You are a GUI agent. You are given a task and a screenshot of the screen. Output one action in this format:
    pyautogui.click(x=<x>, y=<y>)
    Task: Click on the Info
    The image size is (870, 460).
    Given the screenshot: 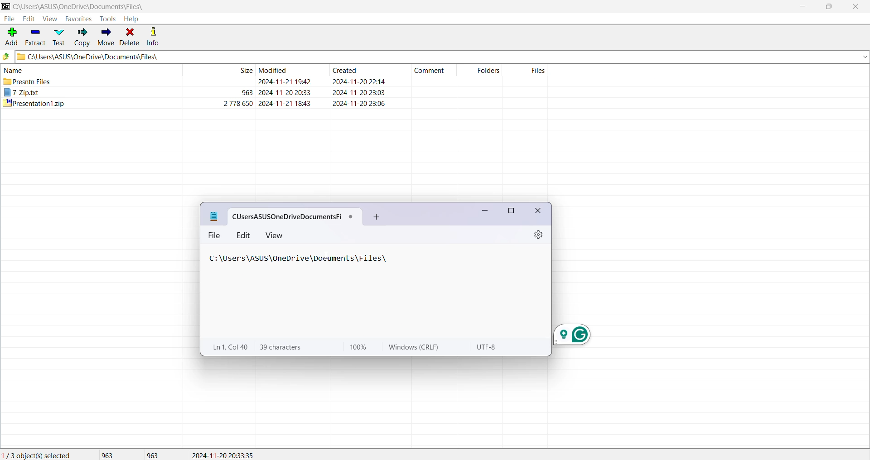 What is the action you would take?
    pyautogui.click(x=157, y=37)
    